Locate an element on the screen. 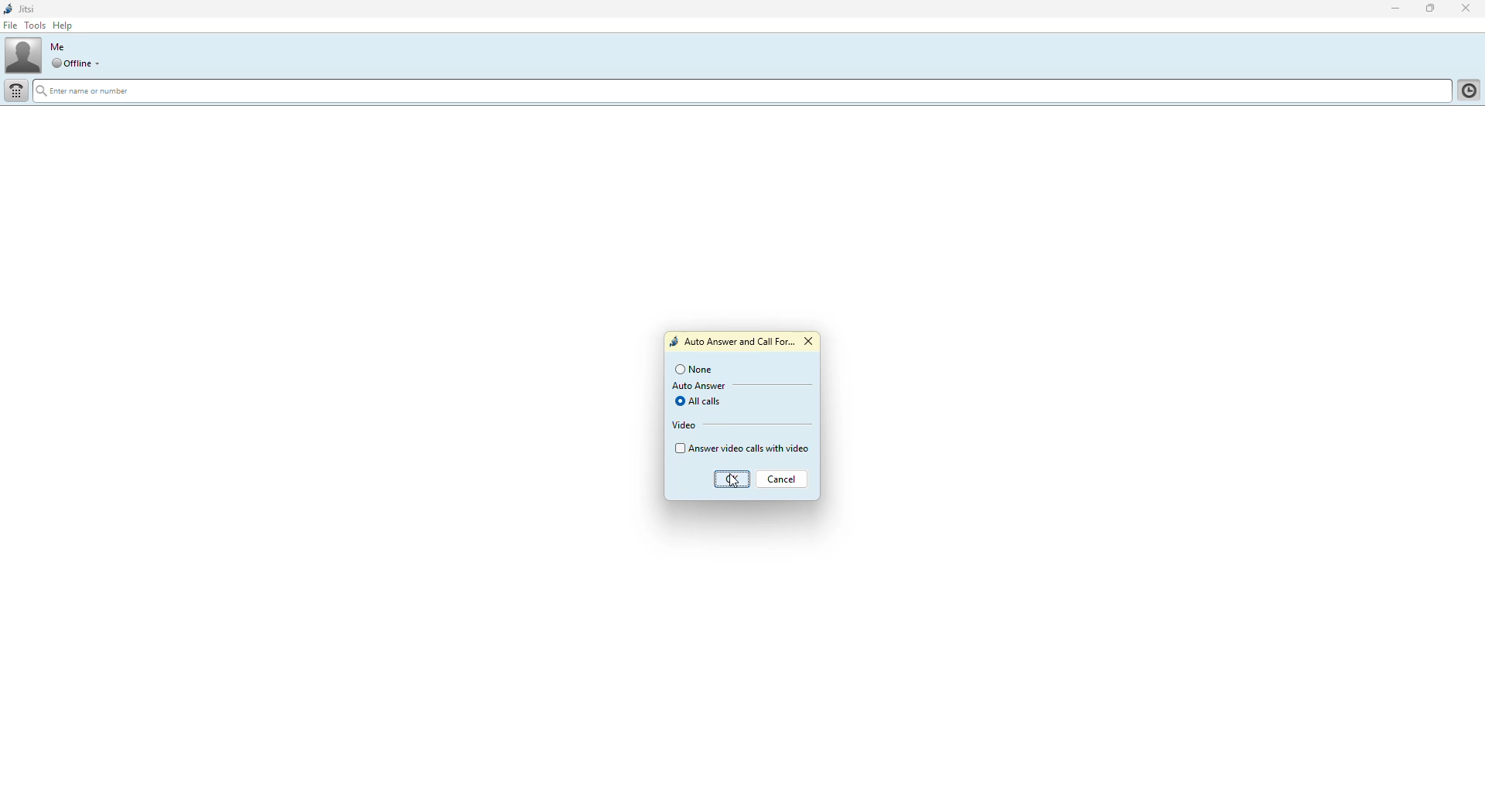  all calls is located at coordinates (702, 401).